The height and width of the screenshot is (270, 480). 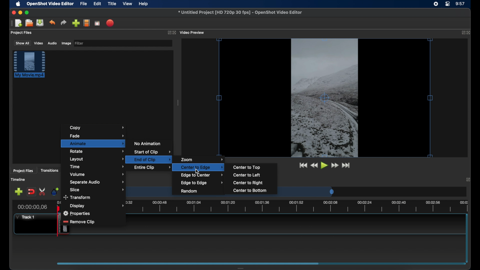 I want to click on display menu, so click(x=97, y=206).